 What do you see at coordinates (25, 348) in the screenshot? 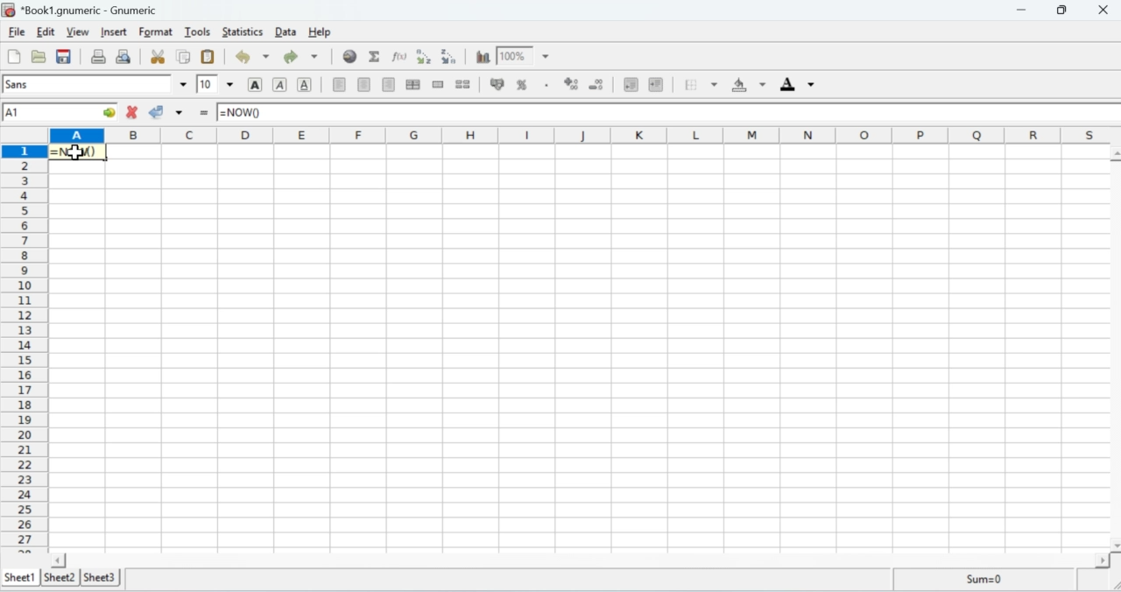
I see `Rows` at bounding box center [25, 348].